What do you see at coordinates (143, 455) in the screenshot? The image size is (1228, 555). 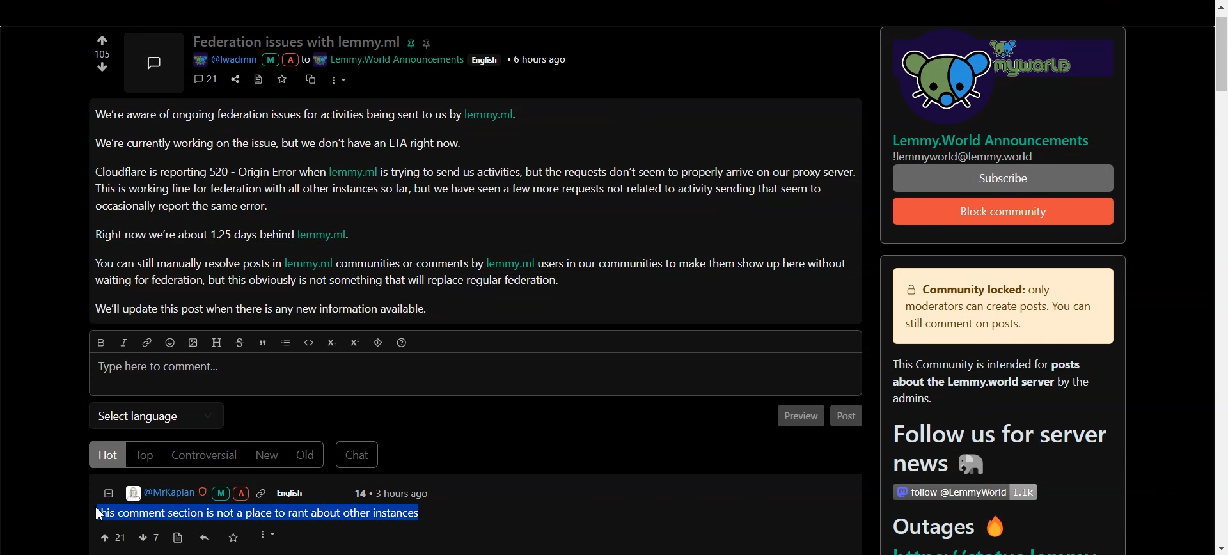 I see `Top` at bounding box center [143, 455].